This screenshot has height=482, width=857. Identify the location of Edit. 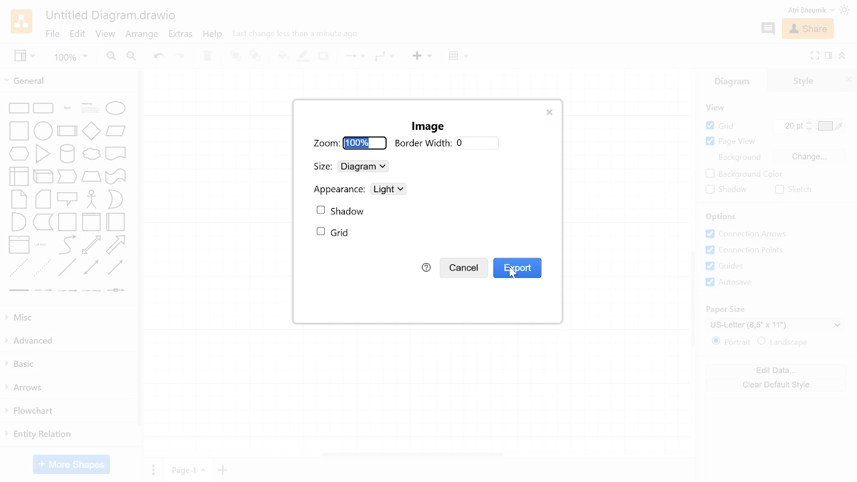
(78, 35).